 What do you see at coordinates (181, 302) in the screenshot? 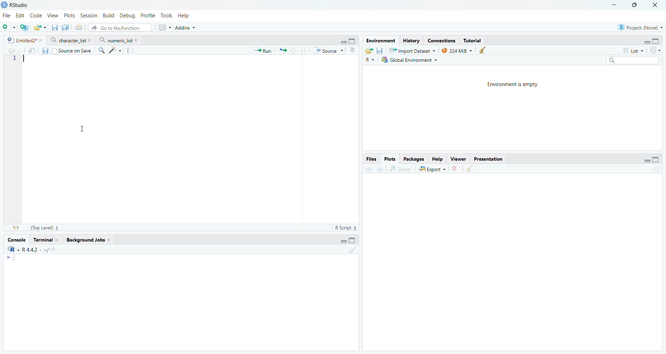
I see `Console` at bounding box center [181, 302].